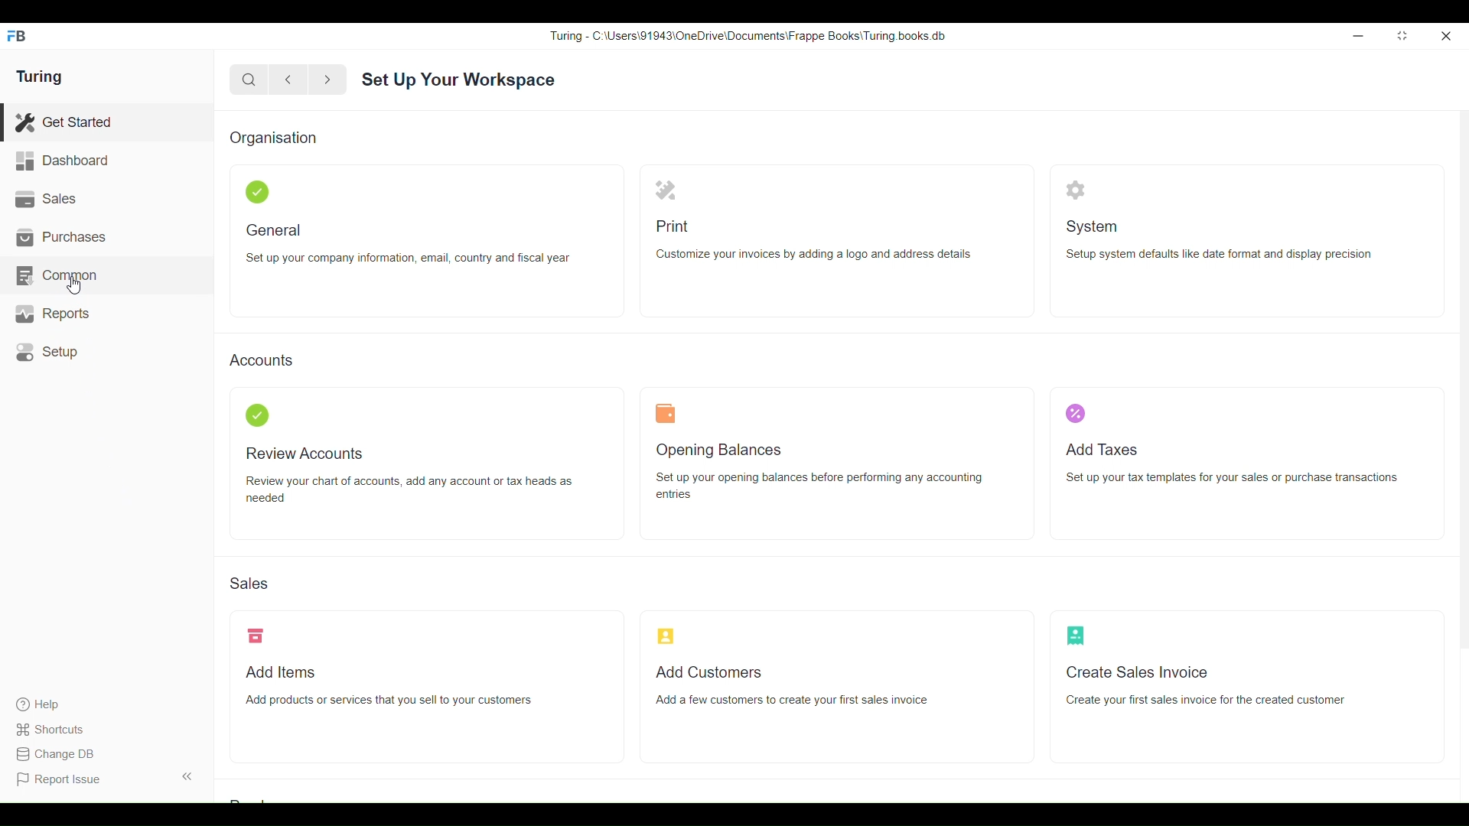  I want to click on Review Accounts Review your chart of accounts, add any account or tax heads as needed, so click(408, 476).